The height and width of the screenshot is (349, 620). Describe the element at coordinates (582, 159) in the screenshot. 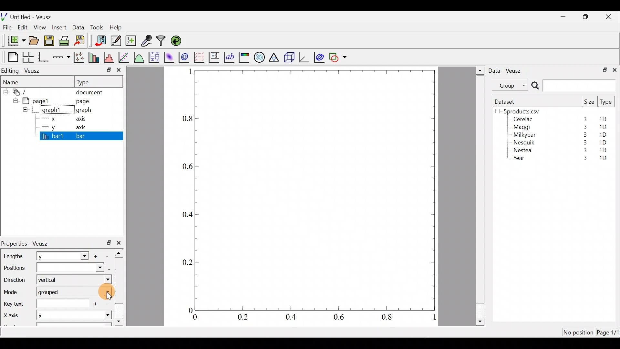

I see `3` at that location.